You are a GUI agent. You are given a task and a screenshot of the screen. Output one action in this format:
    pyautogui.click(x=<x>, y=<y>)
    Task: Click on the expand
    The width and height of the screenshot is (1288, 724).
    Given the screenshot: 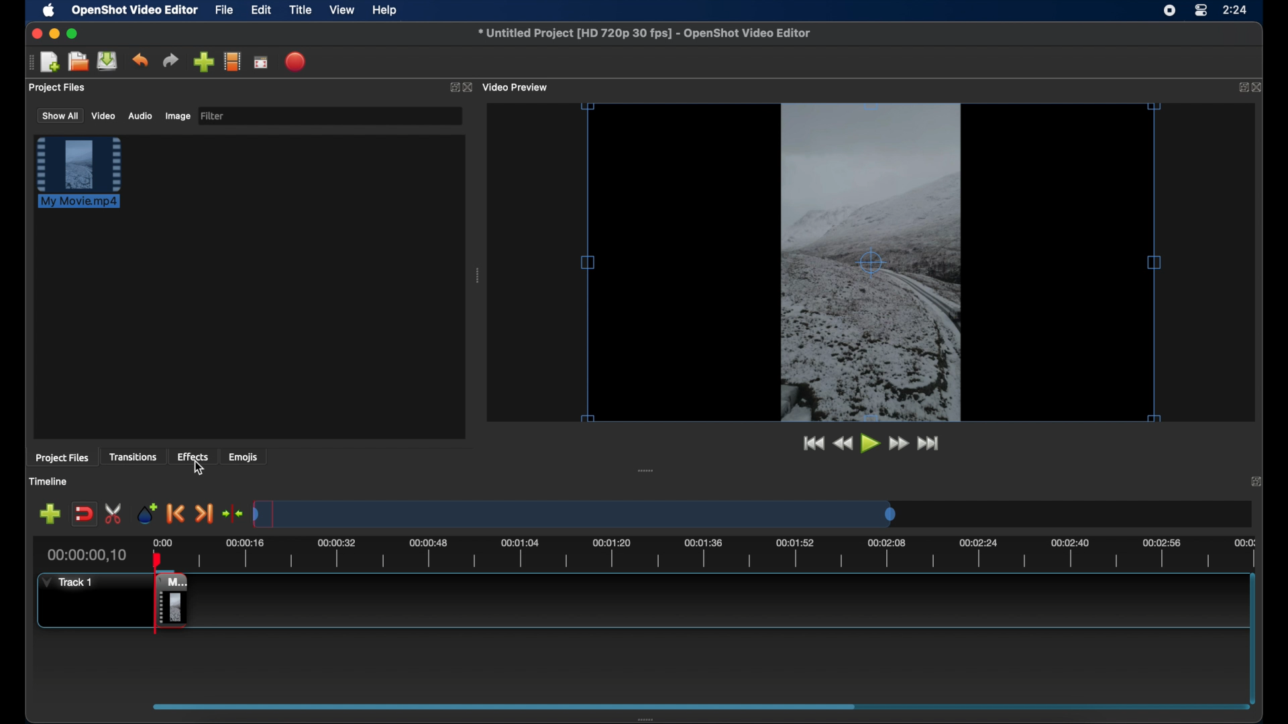 What is the action you would take?
    pyautogui.click(x=451, y=86)
    